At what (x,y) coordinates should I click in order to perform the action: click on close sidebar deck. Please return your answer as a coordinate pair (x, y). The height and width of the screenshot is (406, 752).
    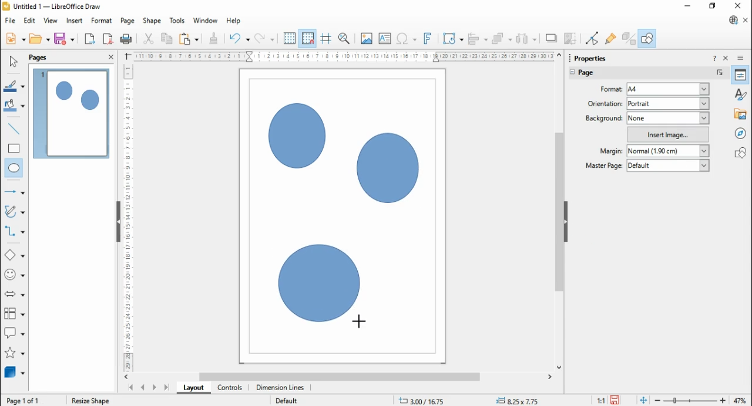
    Looking at the image, I should click on (727, 57).